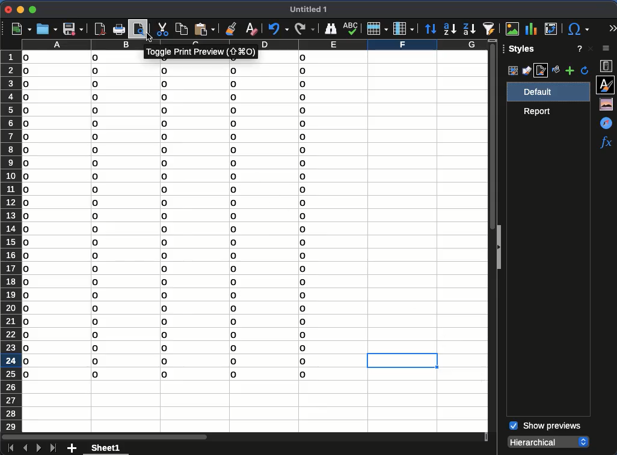  What do you see at coordinates (607, 66) in the screenshot?
I see `properties` at bounding box center [607, 66].